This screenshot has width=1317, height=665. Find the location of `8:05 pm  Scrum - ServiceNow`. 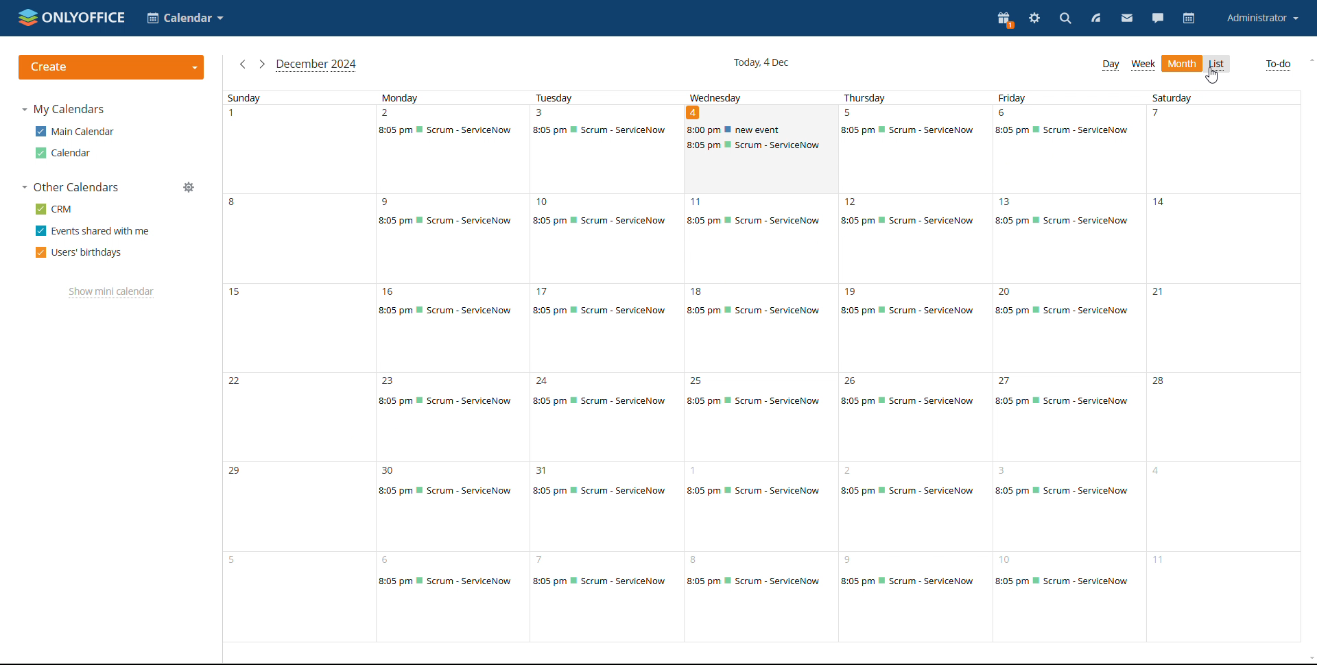

8:05 pm  Scrum - ServiceNow is located at coordinates (907, 130).